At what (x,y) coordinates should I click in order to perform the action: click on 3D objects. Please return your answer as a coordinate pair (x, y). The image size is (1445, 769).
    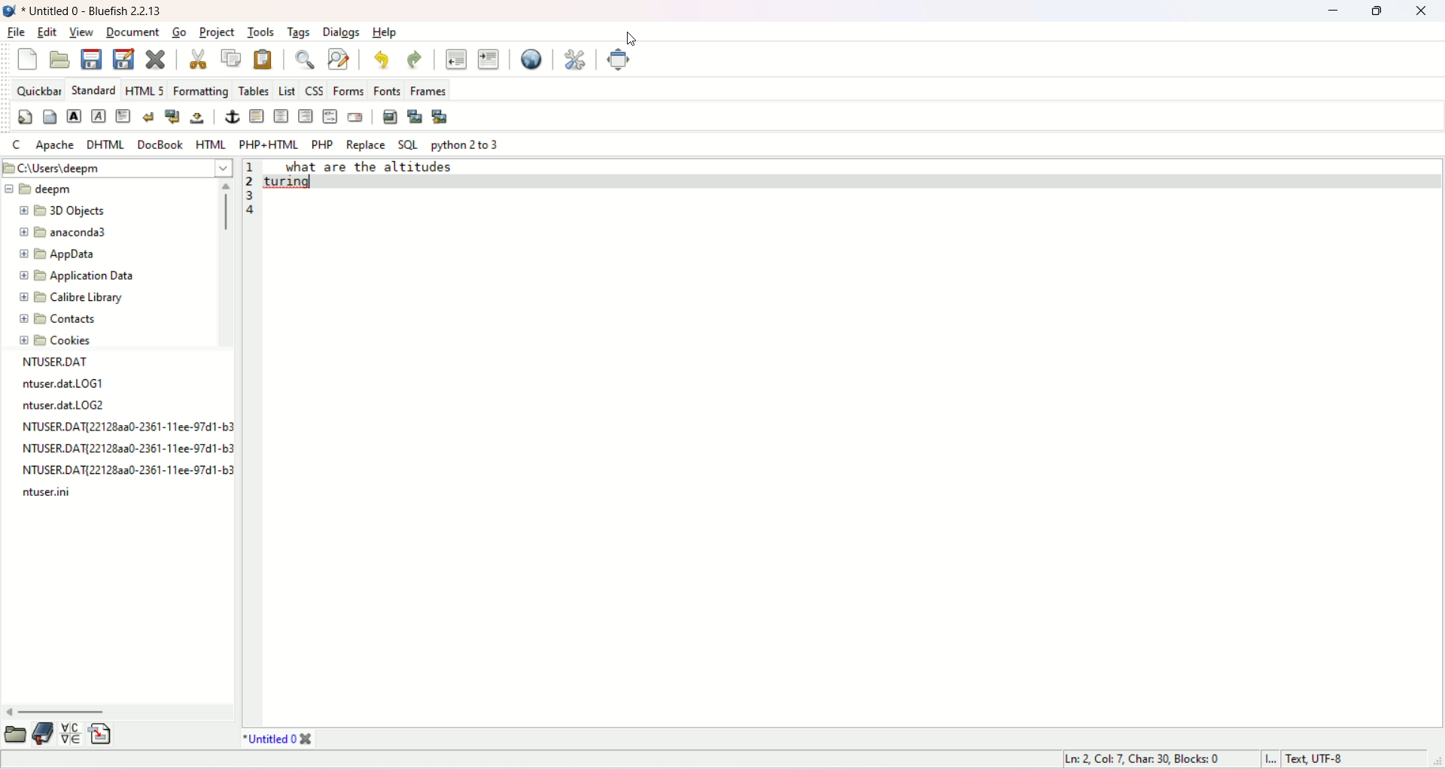
    Looking at the image, I should click on (61, 212).